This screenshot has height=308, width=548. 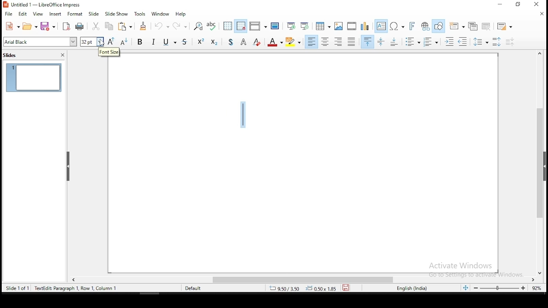 I want to click on Decrease font, so click(x=123, y=41).